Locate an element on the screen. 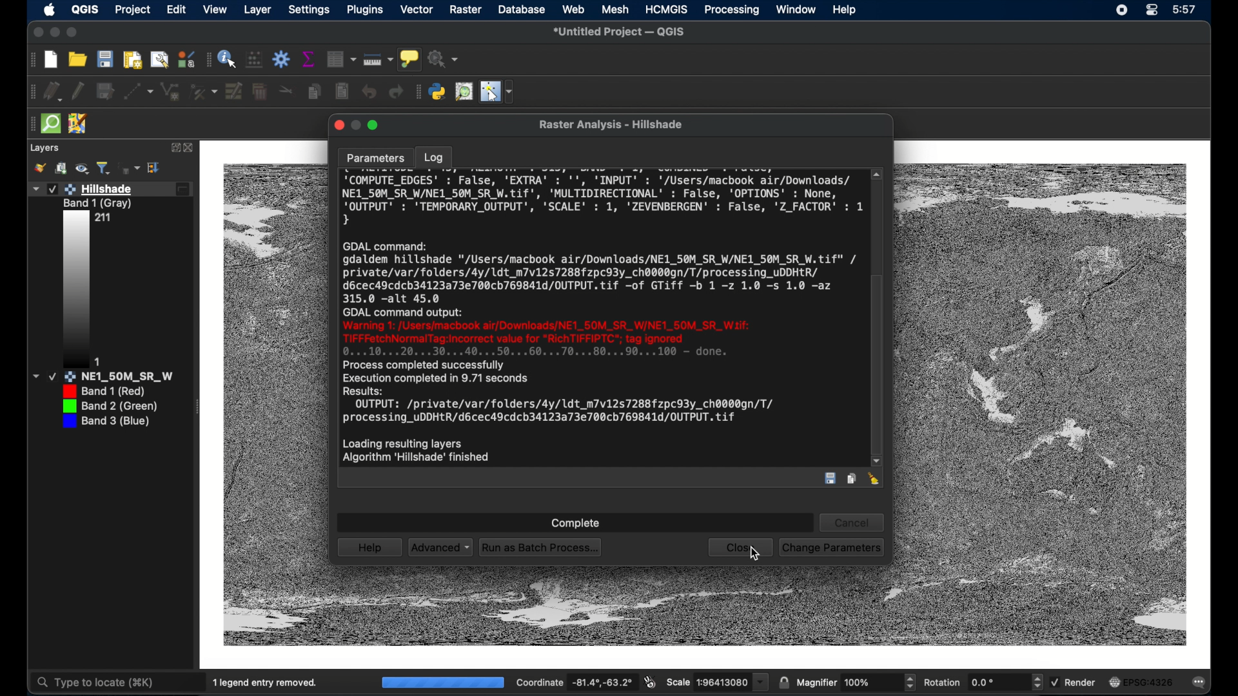 This screenshot has width=1238, height=696. HCMGIS is located at coordinates (666, 9).